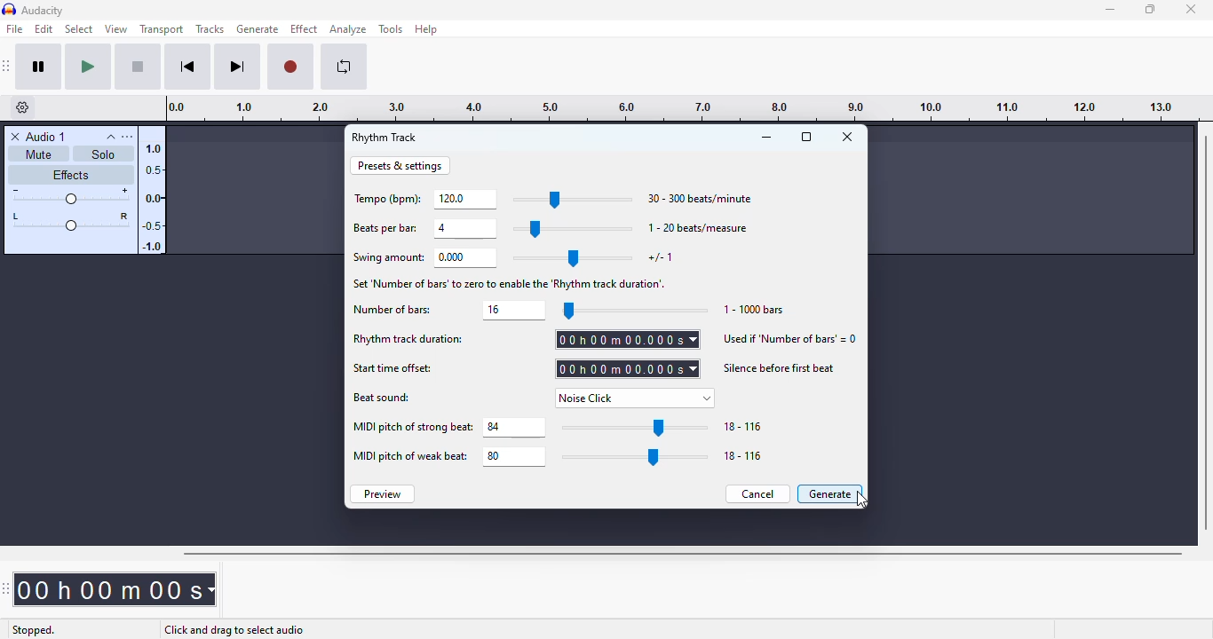 The height and width of the screenshot is (639, 1213). I want to click on click and drag to select audio, so click(234, 629).